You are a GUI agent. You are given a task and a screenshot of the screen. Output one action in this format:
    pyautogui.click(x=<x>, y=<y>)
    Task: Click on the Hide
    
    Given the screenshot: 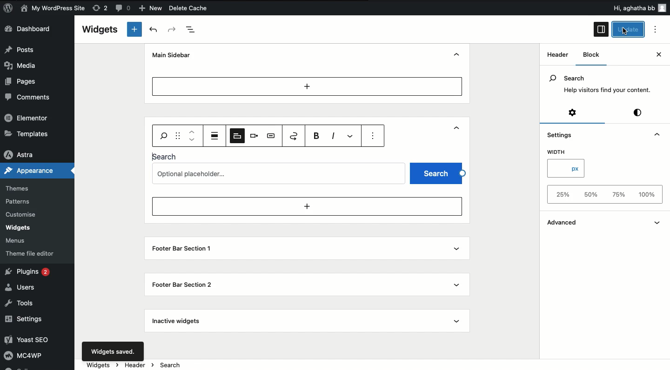 What is the action you would take?
    pyautogui.click(x=458, y=54)
    